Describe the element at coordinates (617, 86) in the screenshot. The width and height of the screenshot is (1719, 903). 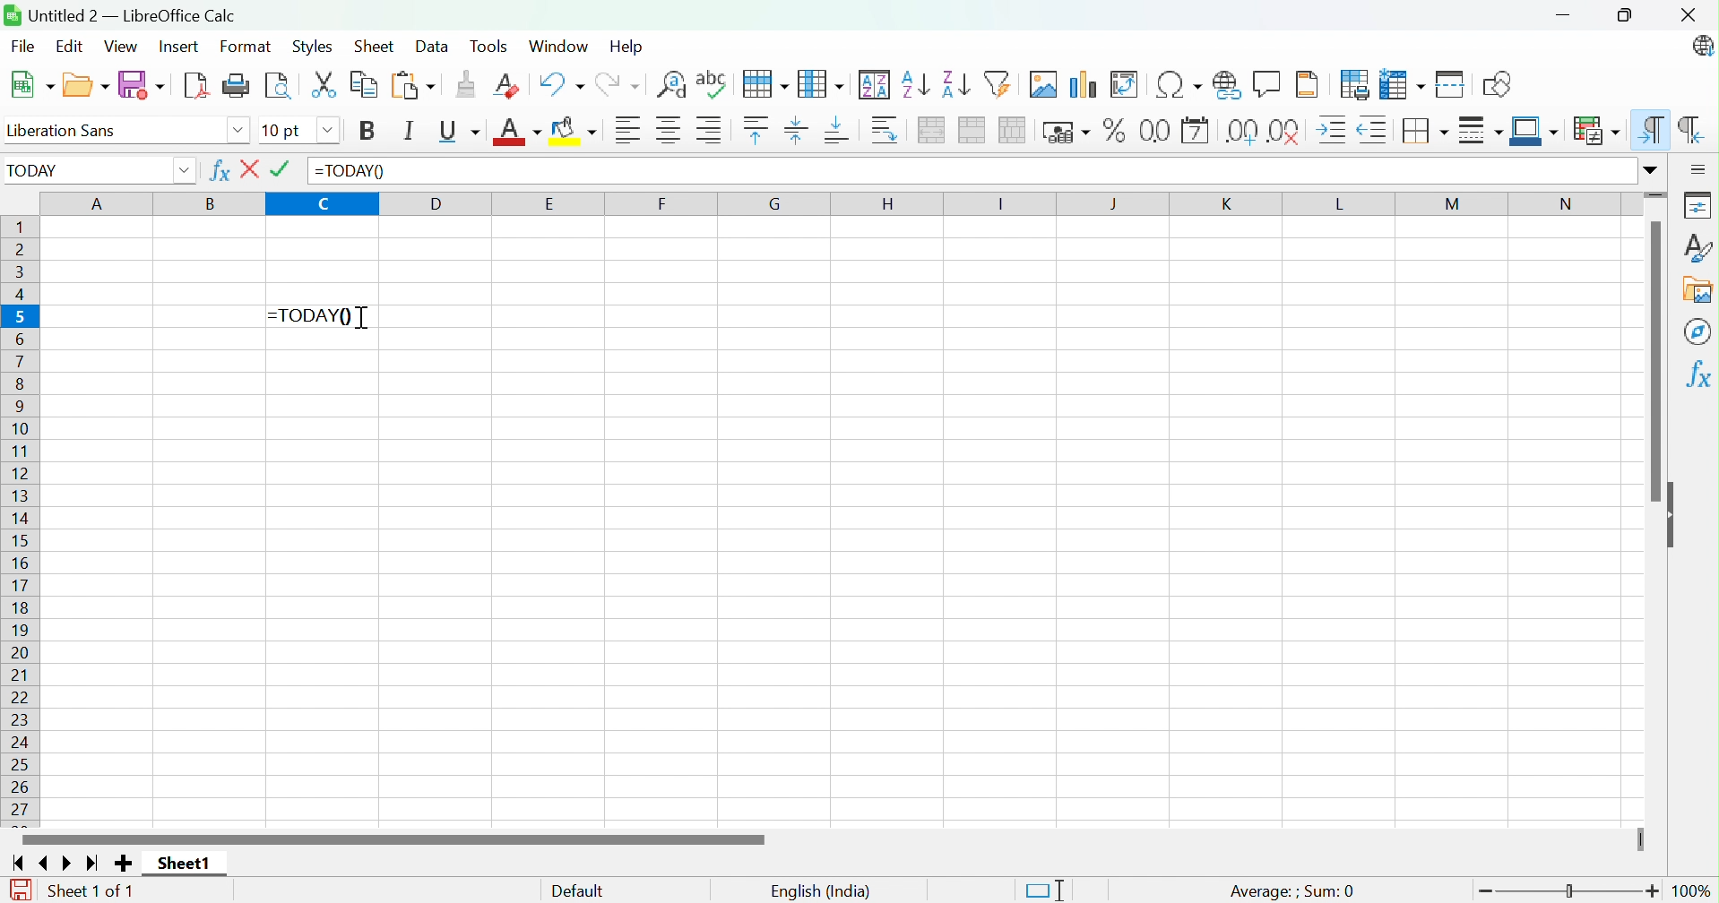
I see `Redo` at that location.